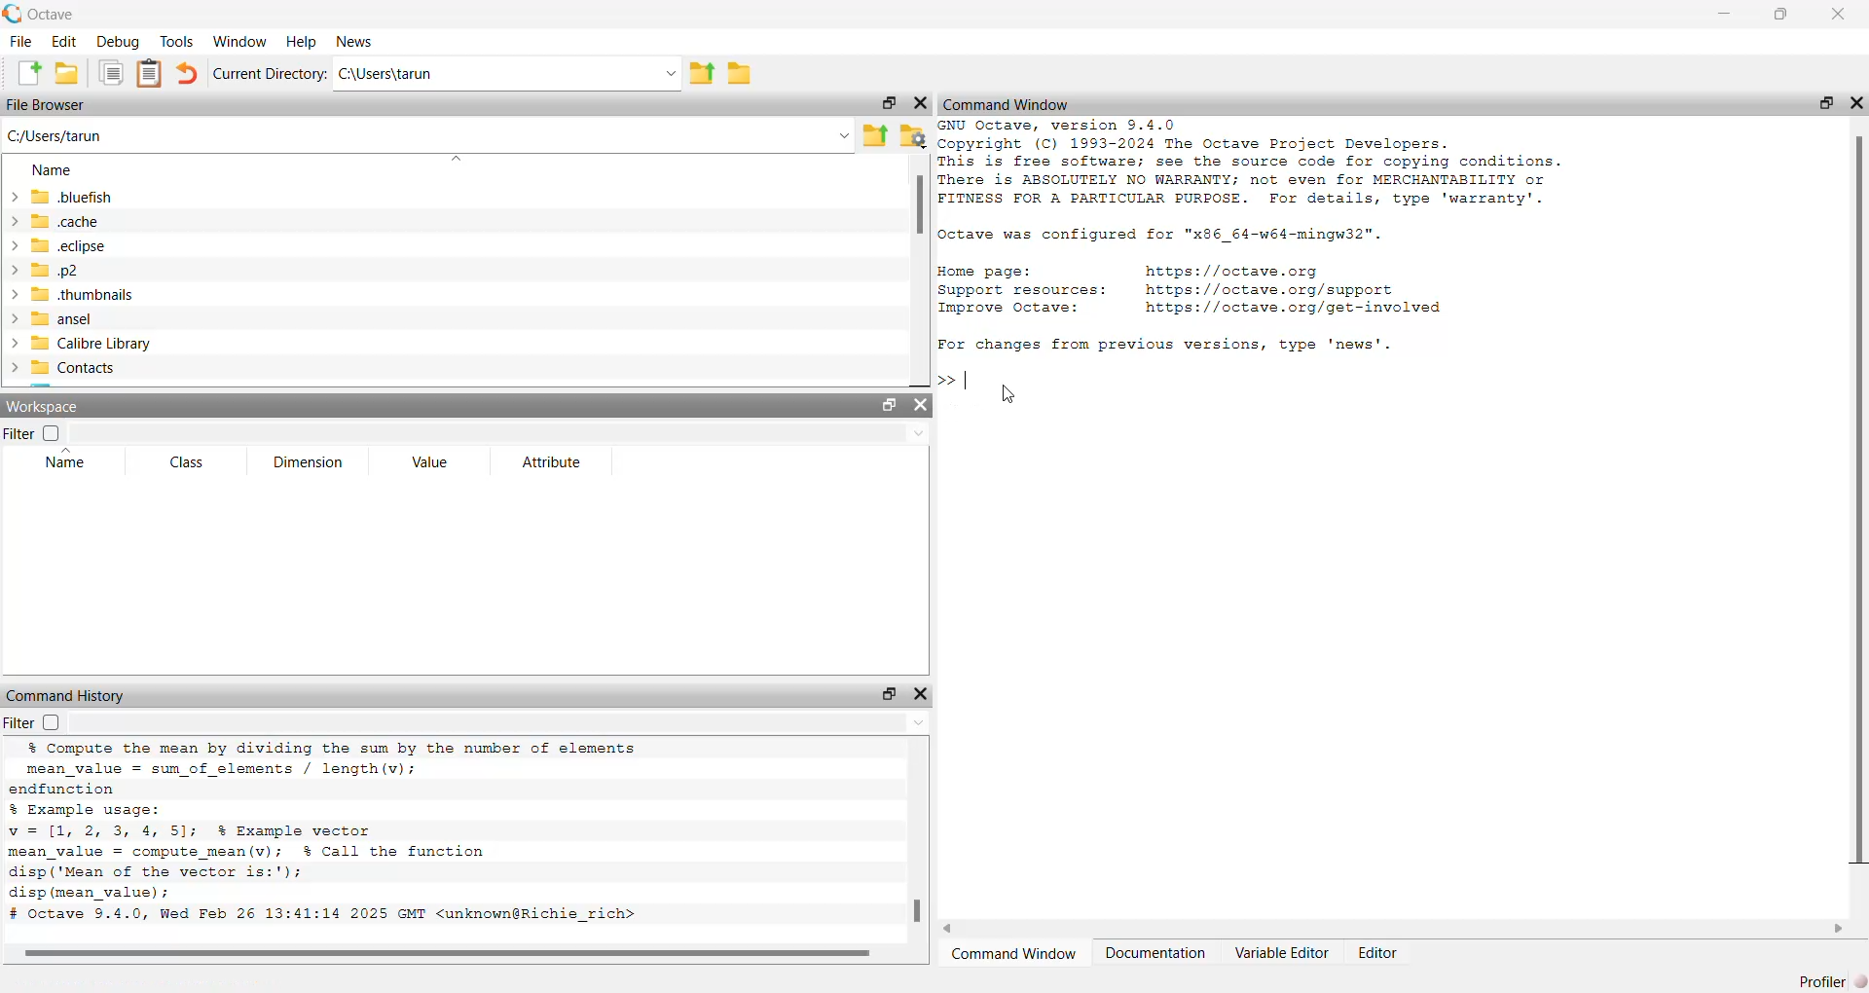 The height and width of the screenshot is (993, 1869). Describe the element at coordinates (920, 205) in the screenshot. I see `scroll bar` at that location.